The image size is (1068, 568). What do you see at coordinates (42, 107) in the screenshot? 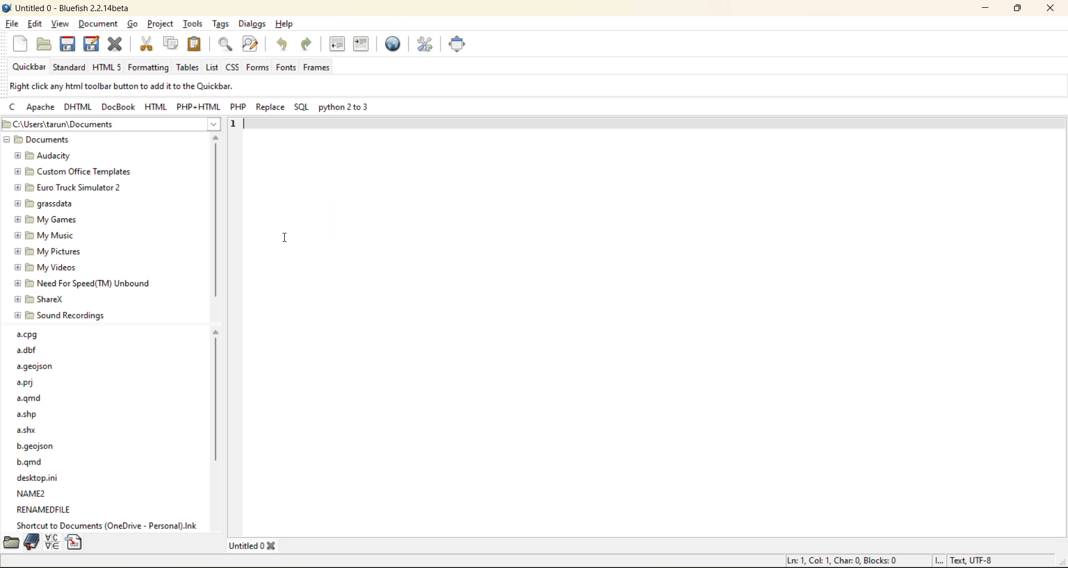
I see `apache` at bounding box center [42, 107].